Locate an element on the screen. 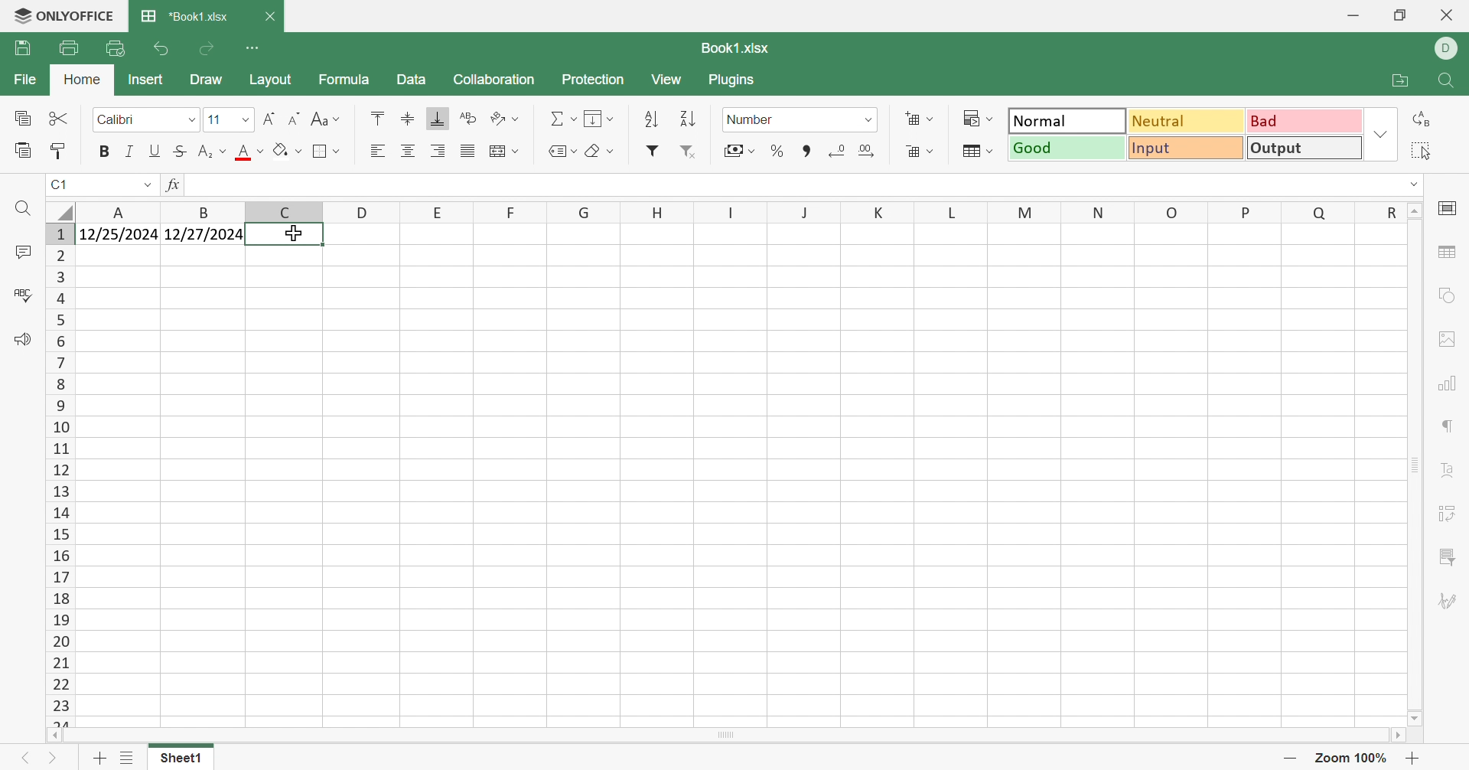  ONLYOFFICE is located at coordinates (60, 18).